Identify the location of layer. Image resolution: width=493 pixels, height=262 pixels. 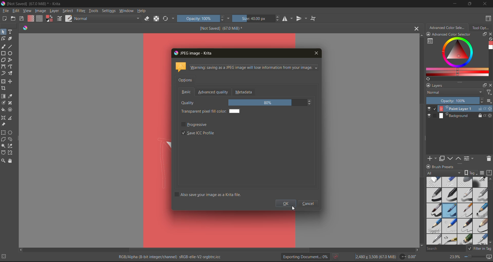
(459, 109).